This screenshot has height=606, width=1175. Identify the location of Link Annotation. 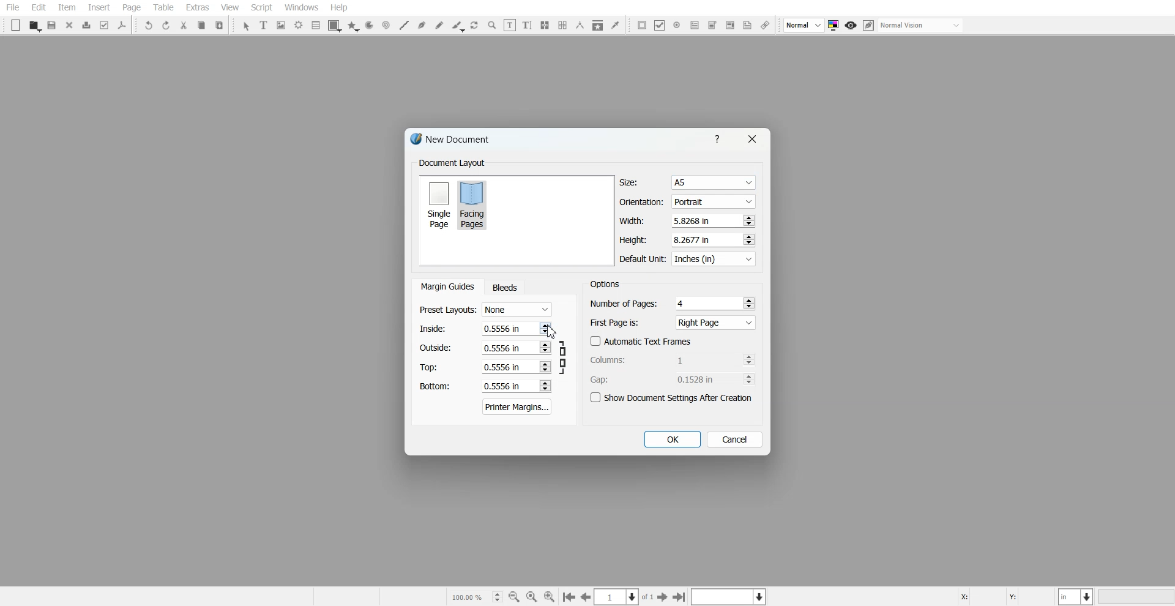
(765, 26).